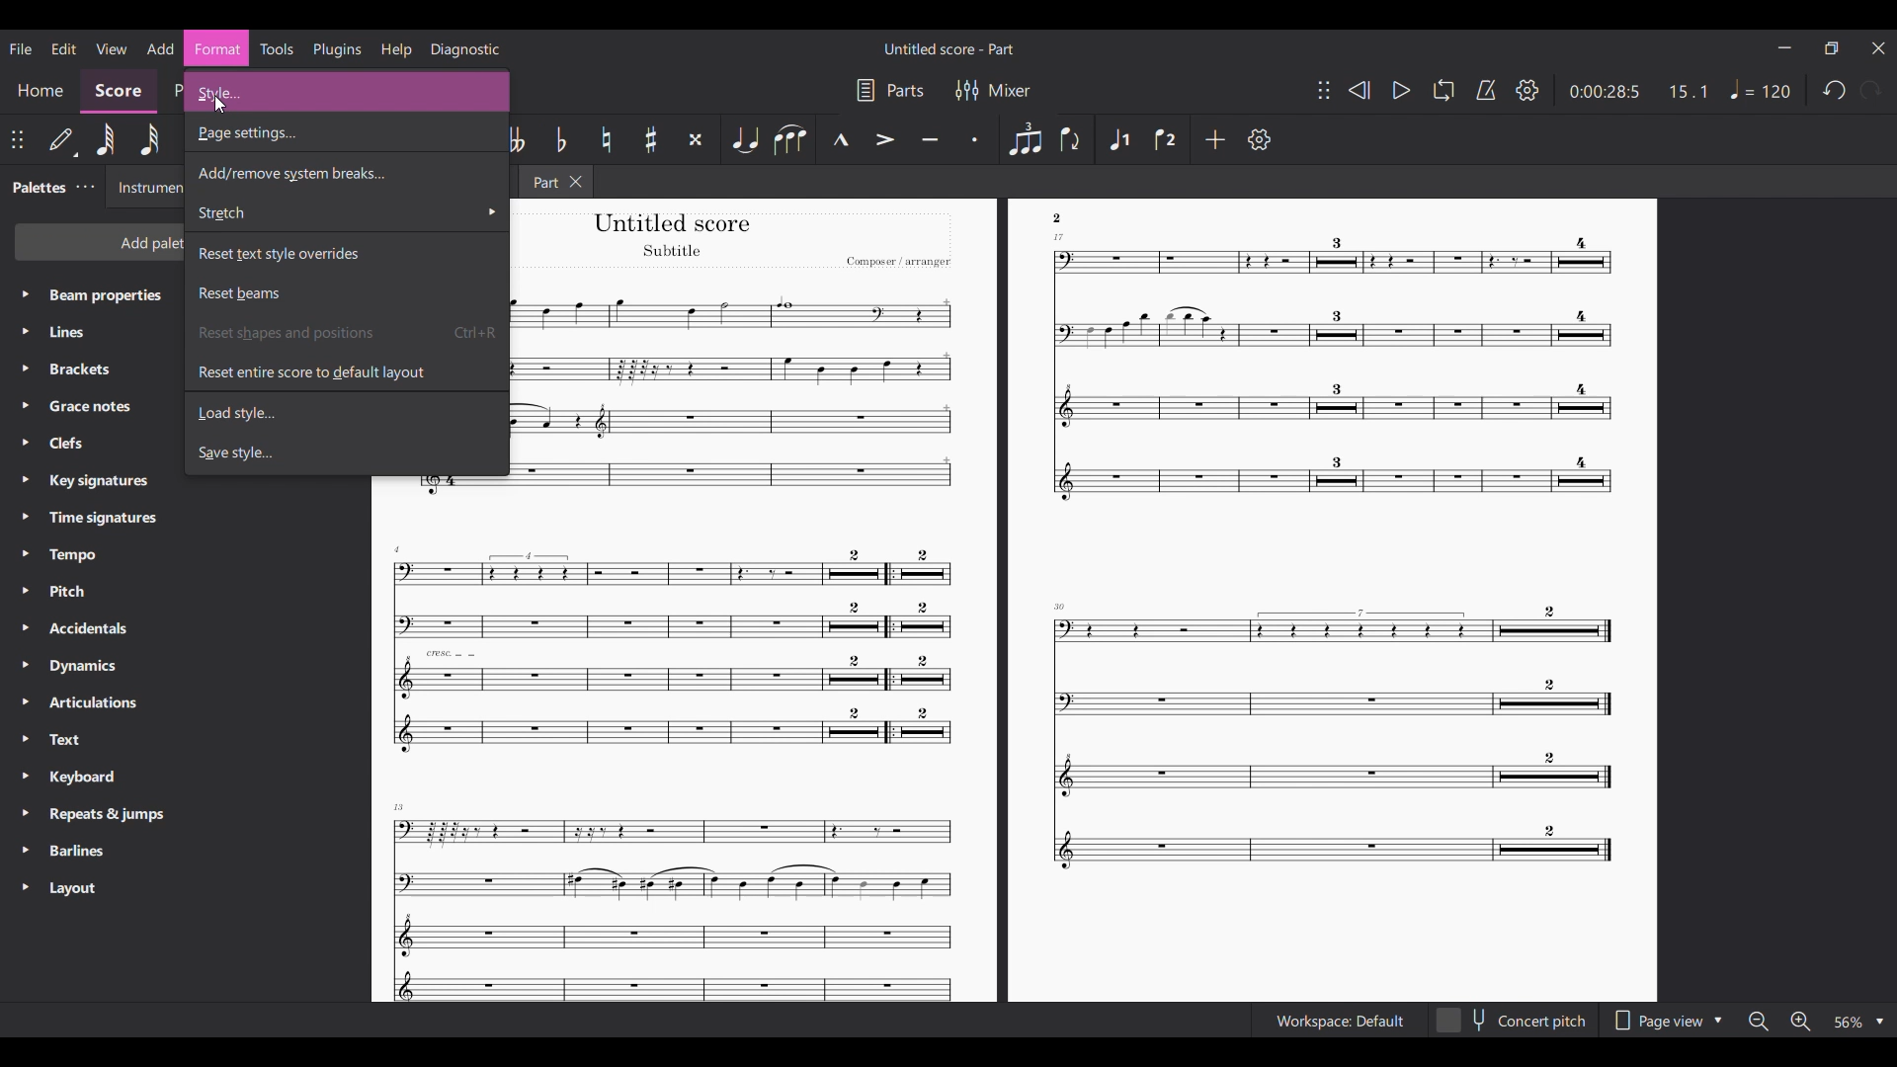 Image resolution: width=1897 pixels, height=1067 pixels. What do you see at coordinates (1063, 218) in the screenshot?
I see `` at bounding box center [1063, 218].